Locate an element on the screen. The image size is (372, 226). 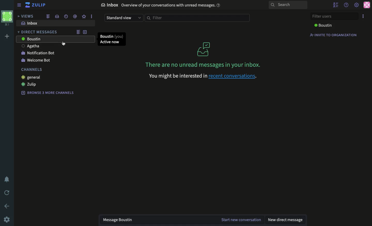
workspace is located at coordinates (7, 18).